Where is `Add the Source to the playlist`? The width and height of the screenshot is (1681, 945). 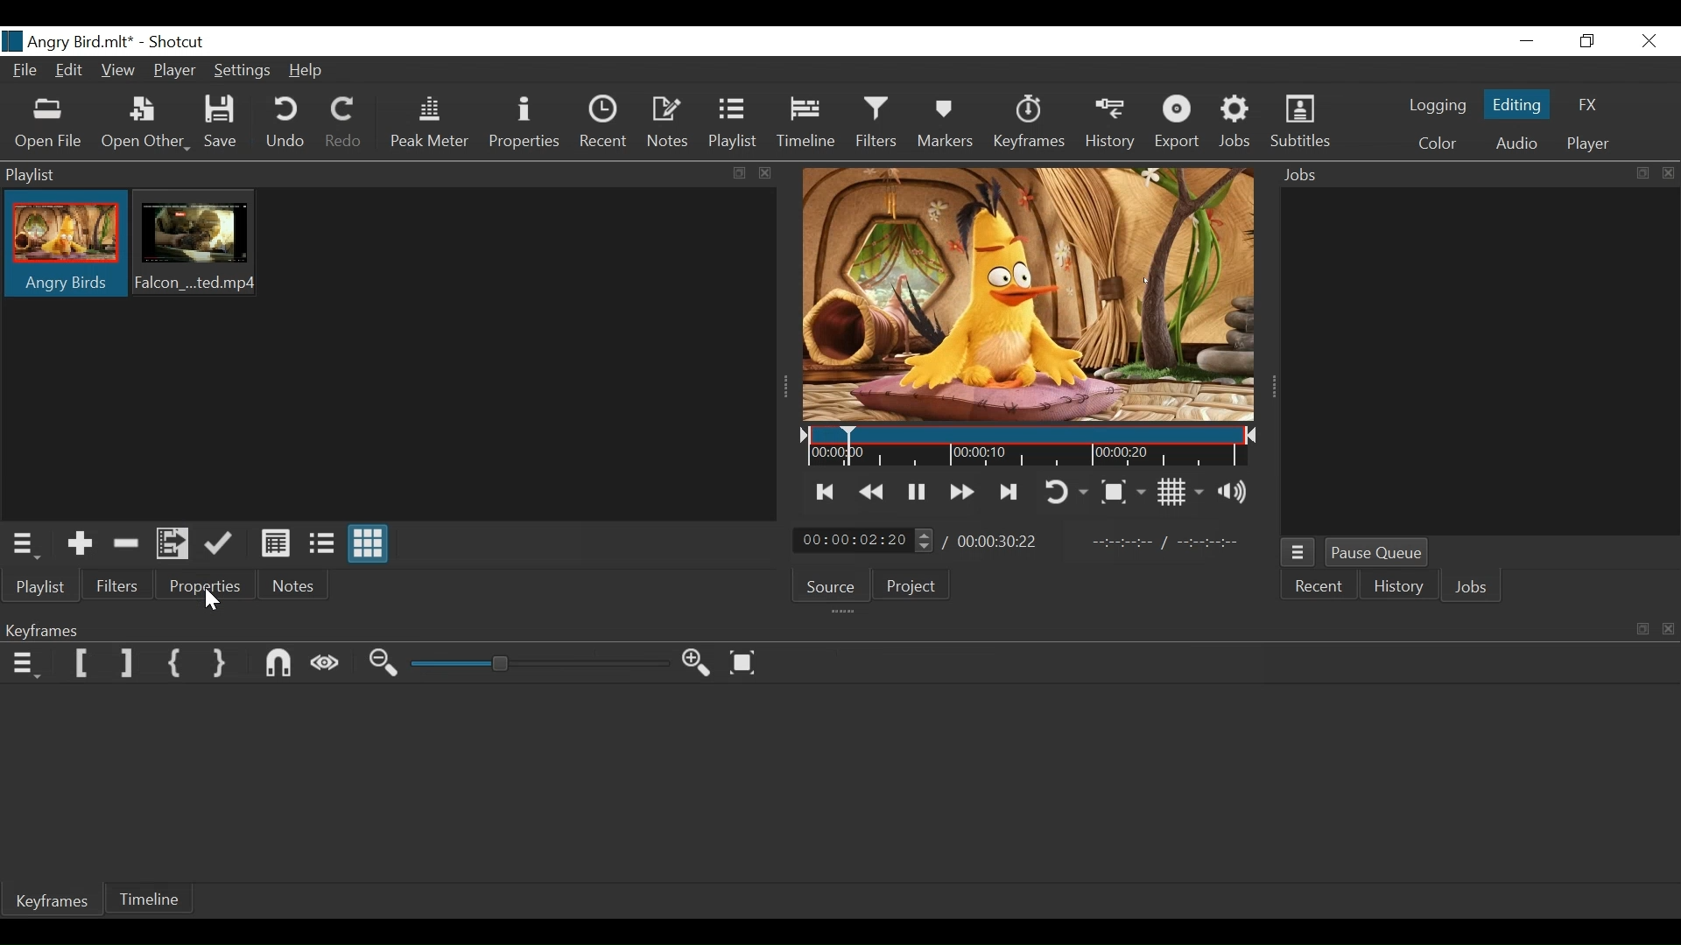
Add the Source to the playlist is located at coordinates (78, 543).